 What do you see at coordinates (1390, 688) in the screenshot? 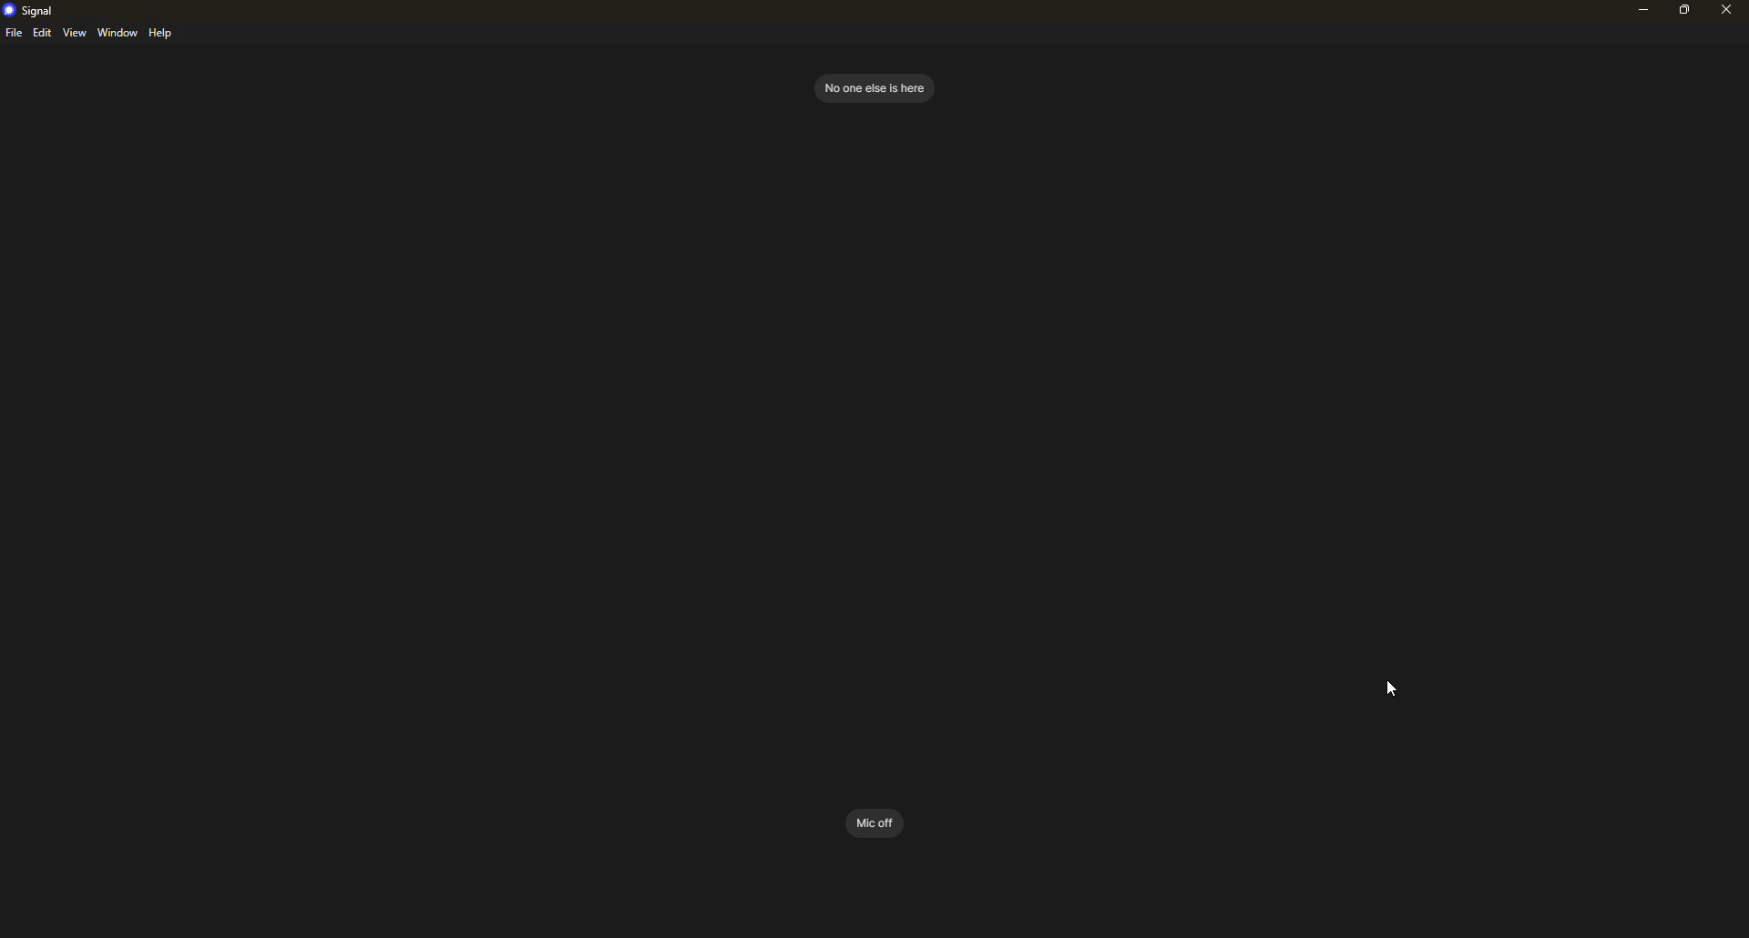
I see `cursor` at bounding box center [1390, 688].